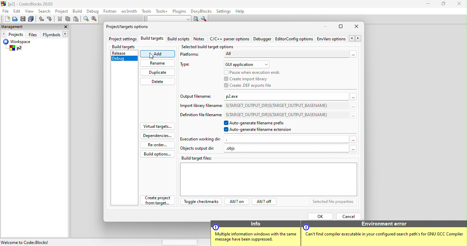 This screenshot has width=467, height=246. What do you see at coordinates (319, 215) in the screenshot?
I see `ok` at bounding box center [319, 215].